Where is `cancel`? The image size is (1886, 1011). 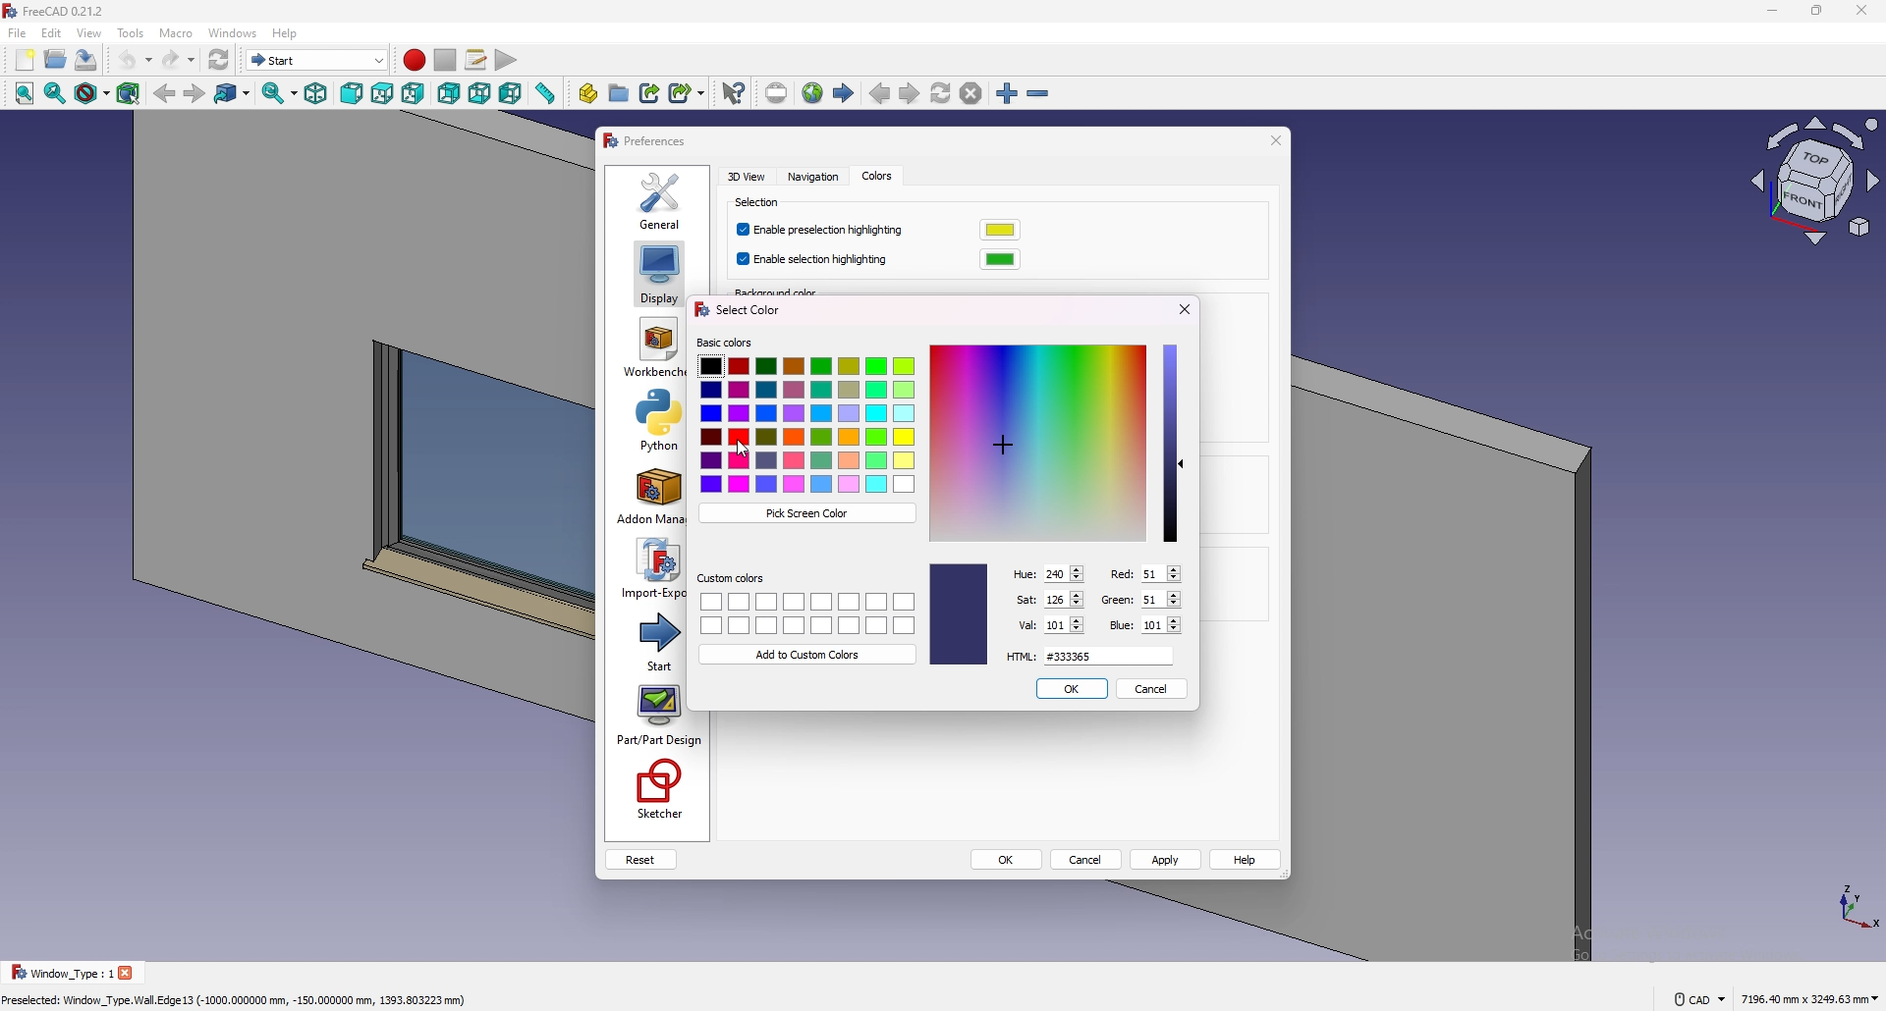
cancel is located at coordinates (1087, 861).